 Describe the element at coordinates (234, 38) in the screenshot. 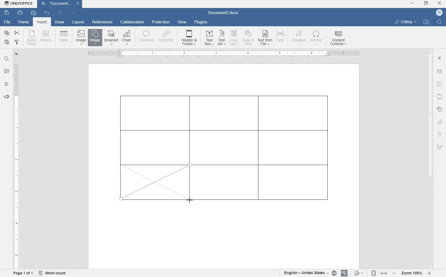

I see `DROP CAP` at that location.